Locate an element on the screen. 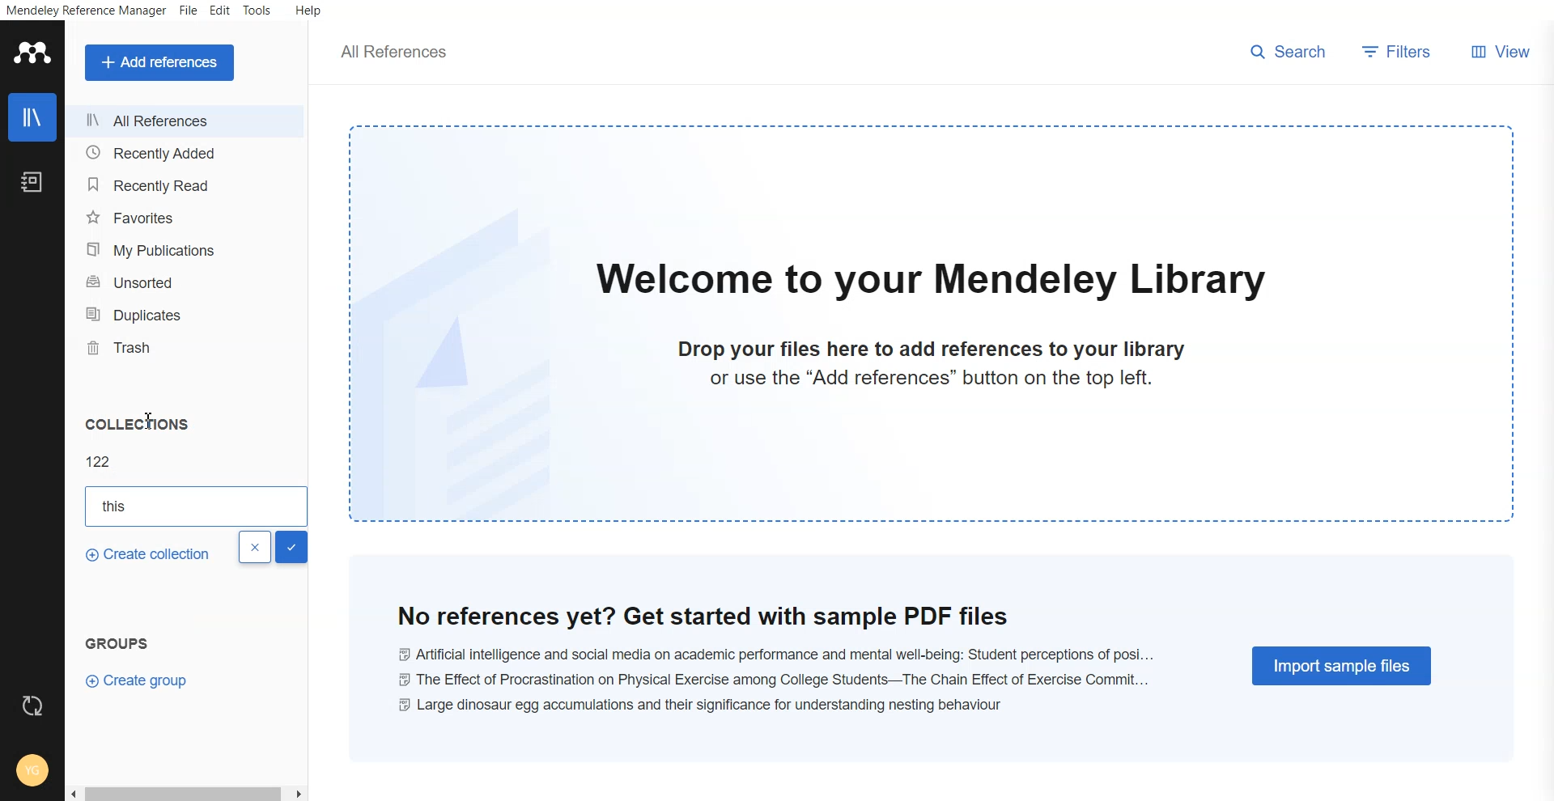 This screenshot has width=1554, height=801. Ai and social media on academic performance and mental well-being: student perceptions of posi... is located at coordinates (777, 651).